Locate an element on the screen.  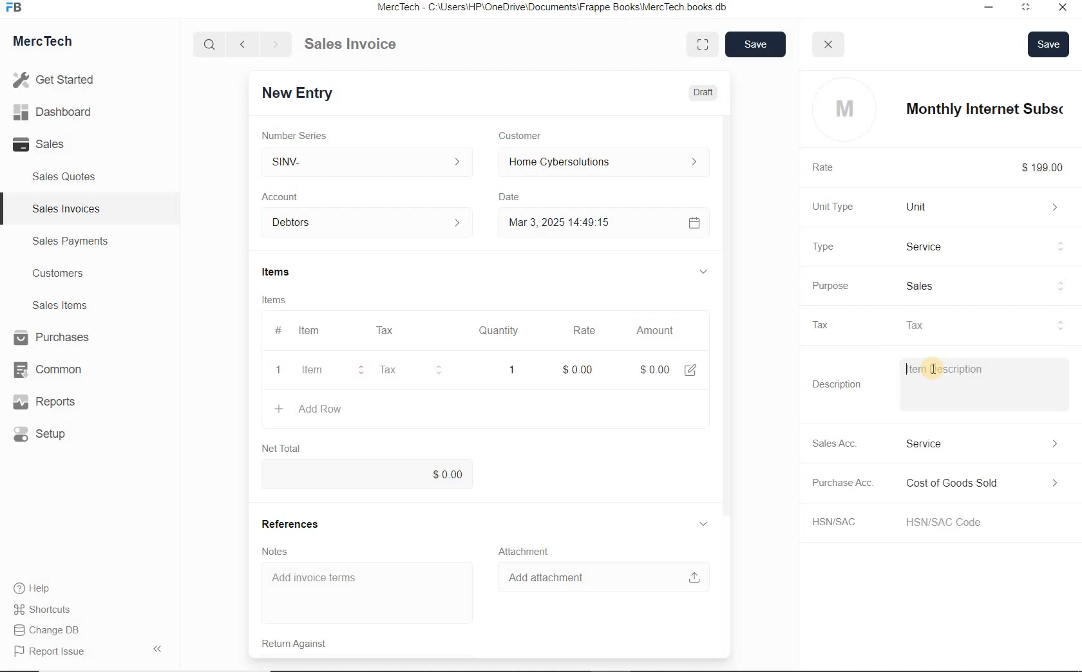
Purchase Acc. is located at coordinates (837, 484).